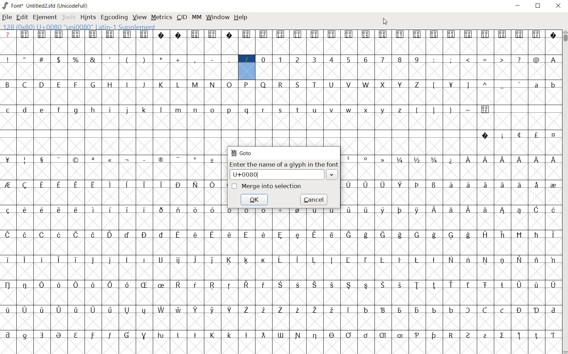 The image size is (568, 354). What do you see at coordinates (235, 186) in the screenshot?
I see `checkbox` at bounding box center [235, 186].